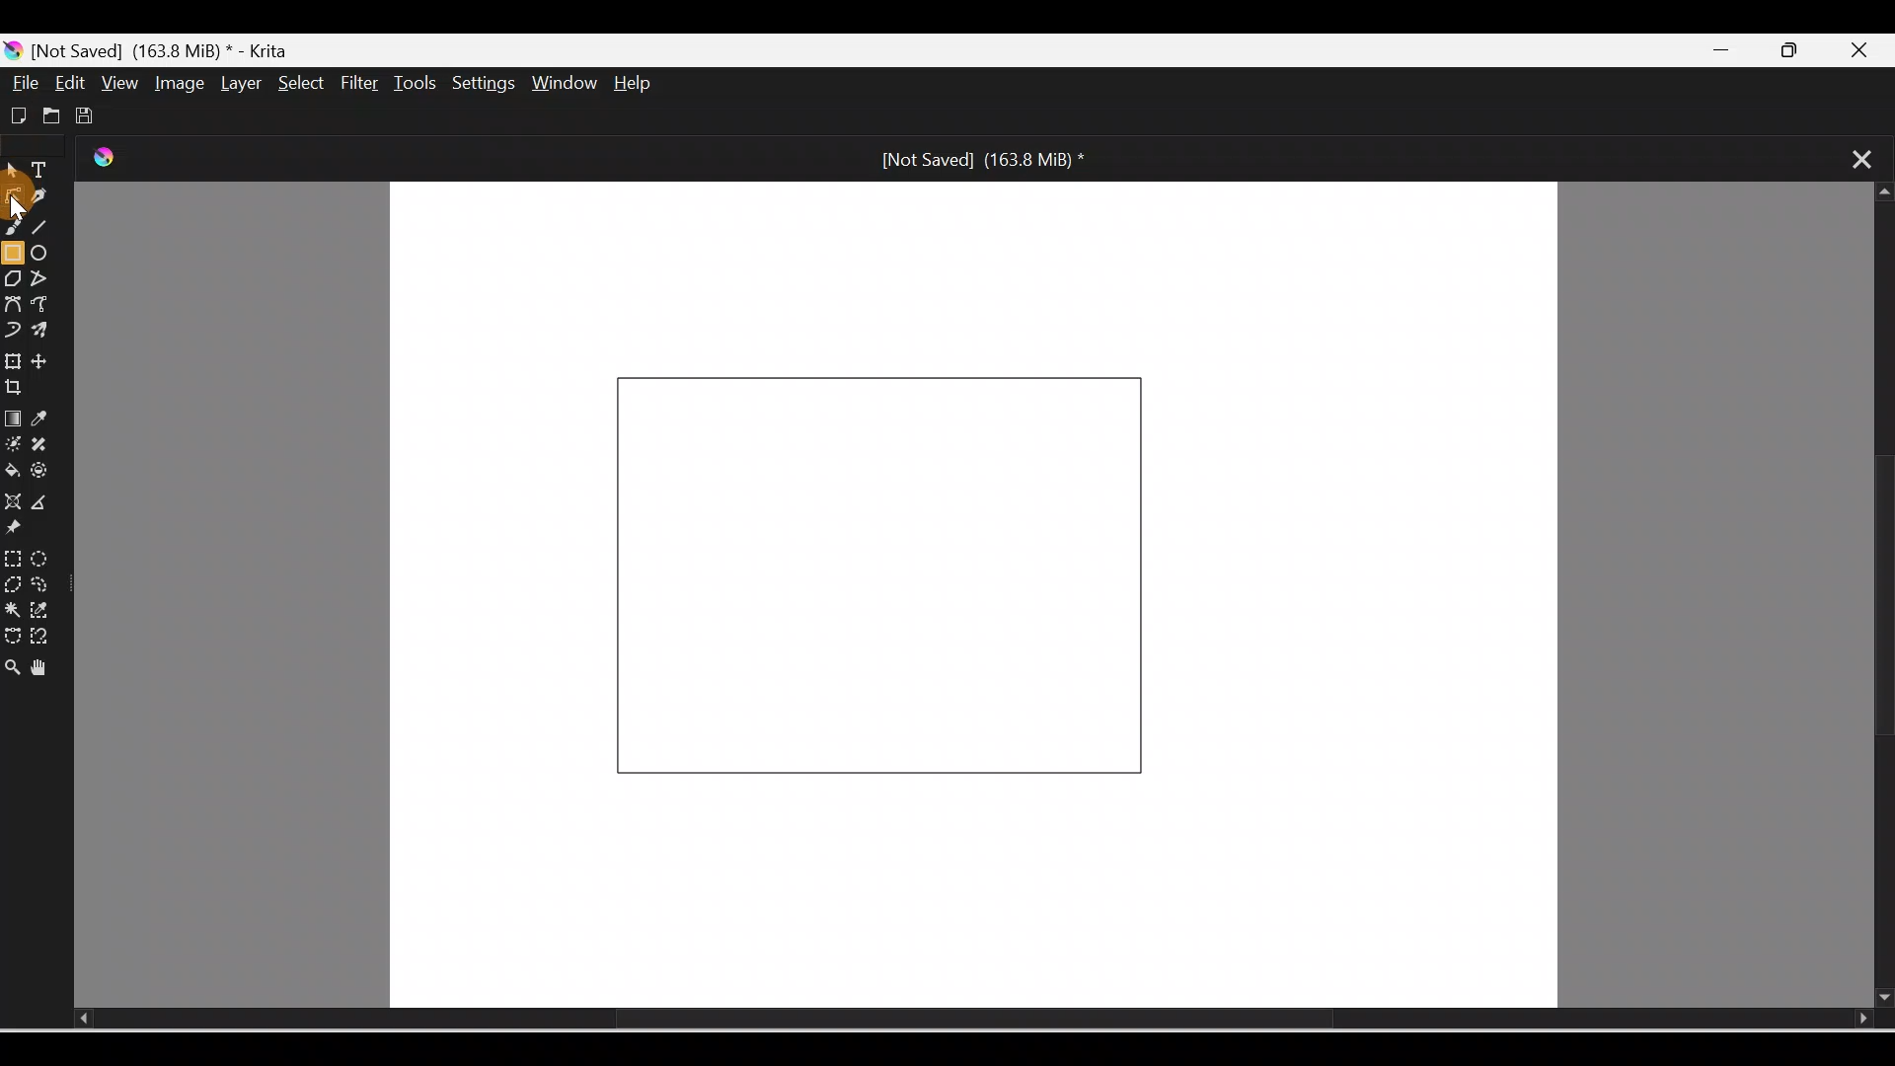 The height and width of the screenshot is (1066, 1895). Describe the element at coordinates (360, 84) in the screenshot. I see `Filter` at that location.